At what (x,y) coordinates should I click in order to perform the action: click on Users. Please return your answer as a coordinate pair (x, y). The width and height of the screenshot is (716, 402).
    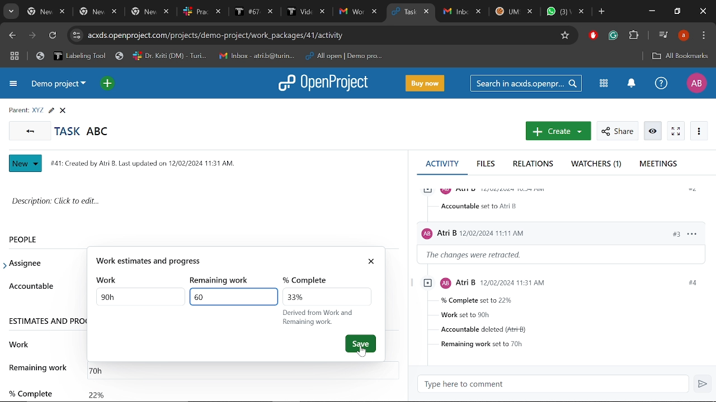
    Looking at the image, I should click on (527, 231).